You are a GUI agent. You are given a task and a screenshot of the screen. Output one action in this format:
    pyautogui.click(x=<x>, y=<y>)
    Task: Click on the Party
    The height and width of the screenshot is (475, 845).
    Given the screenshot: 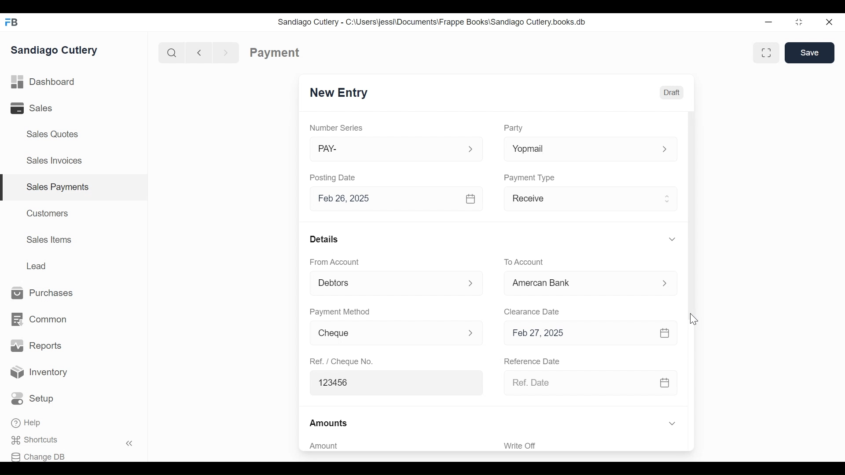 What is the action you would take?
    pyautogui.click(x=513, y=128)
    